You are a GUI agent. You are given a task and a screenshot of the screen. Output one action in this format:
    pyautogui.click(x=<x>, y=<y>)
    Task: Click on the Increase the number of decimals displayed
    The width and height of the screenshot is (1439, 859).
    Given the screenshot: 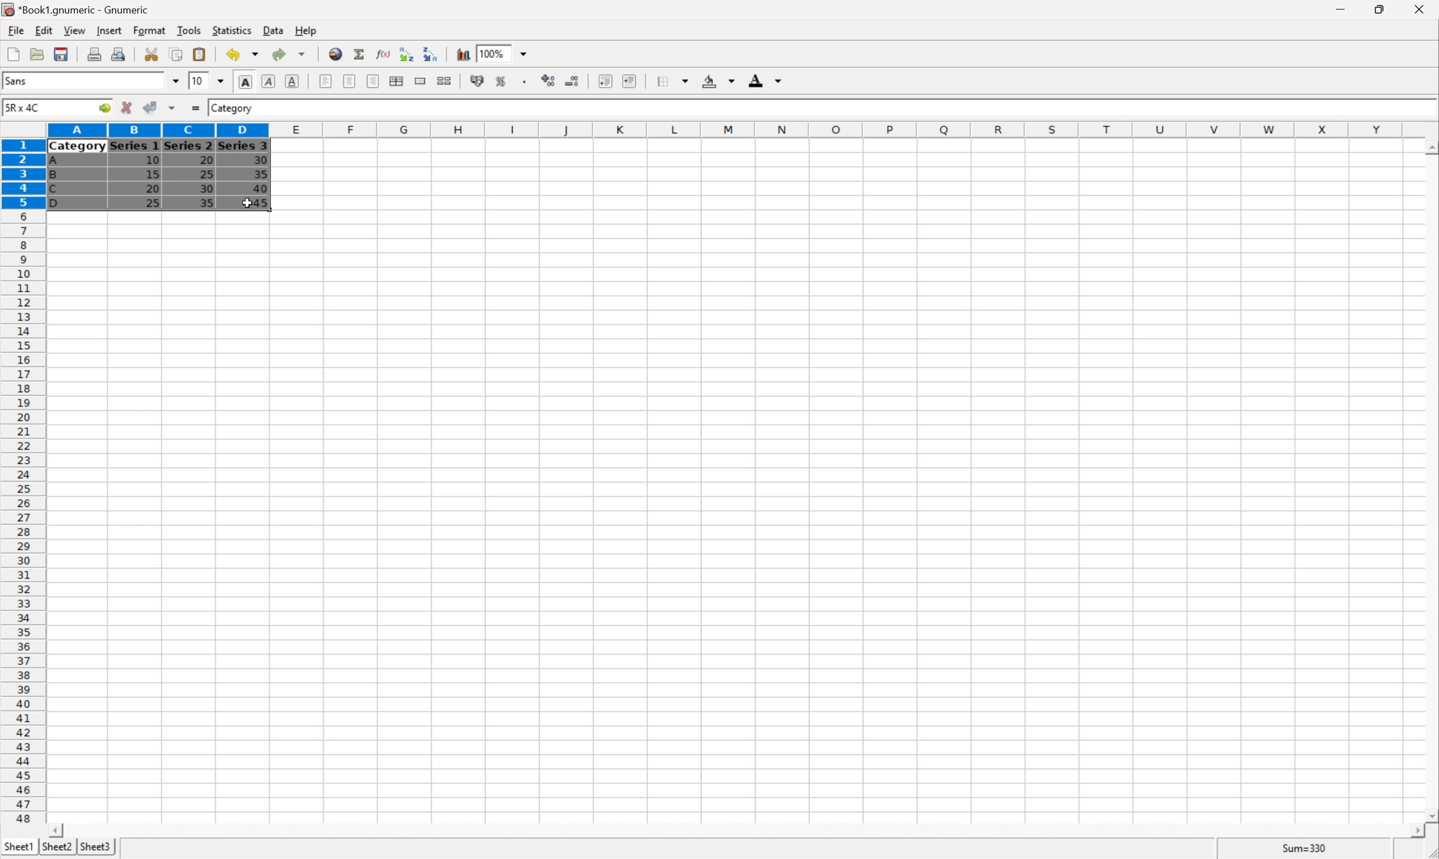 What is the action you would take?
    pyautogui.click(x=549, y=81)
    